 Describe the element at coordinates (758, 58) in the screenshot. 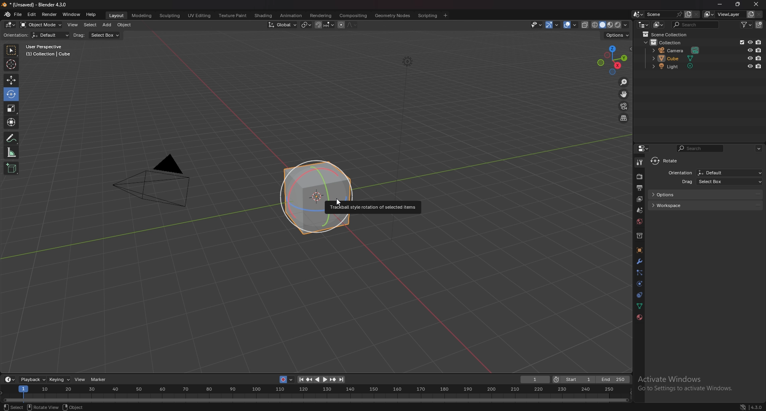

I see `disable in render` at that location.